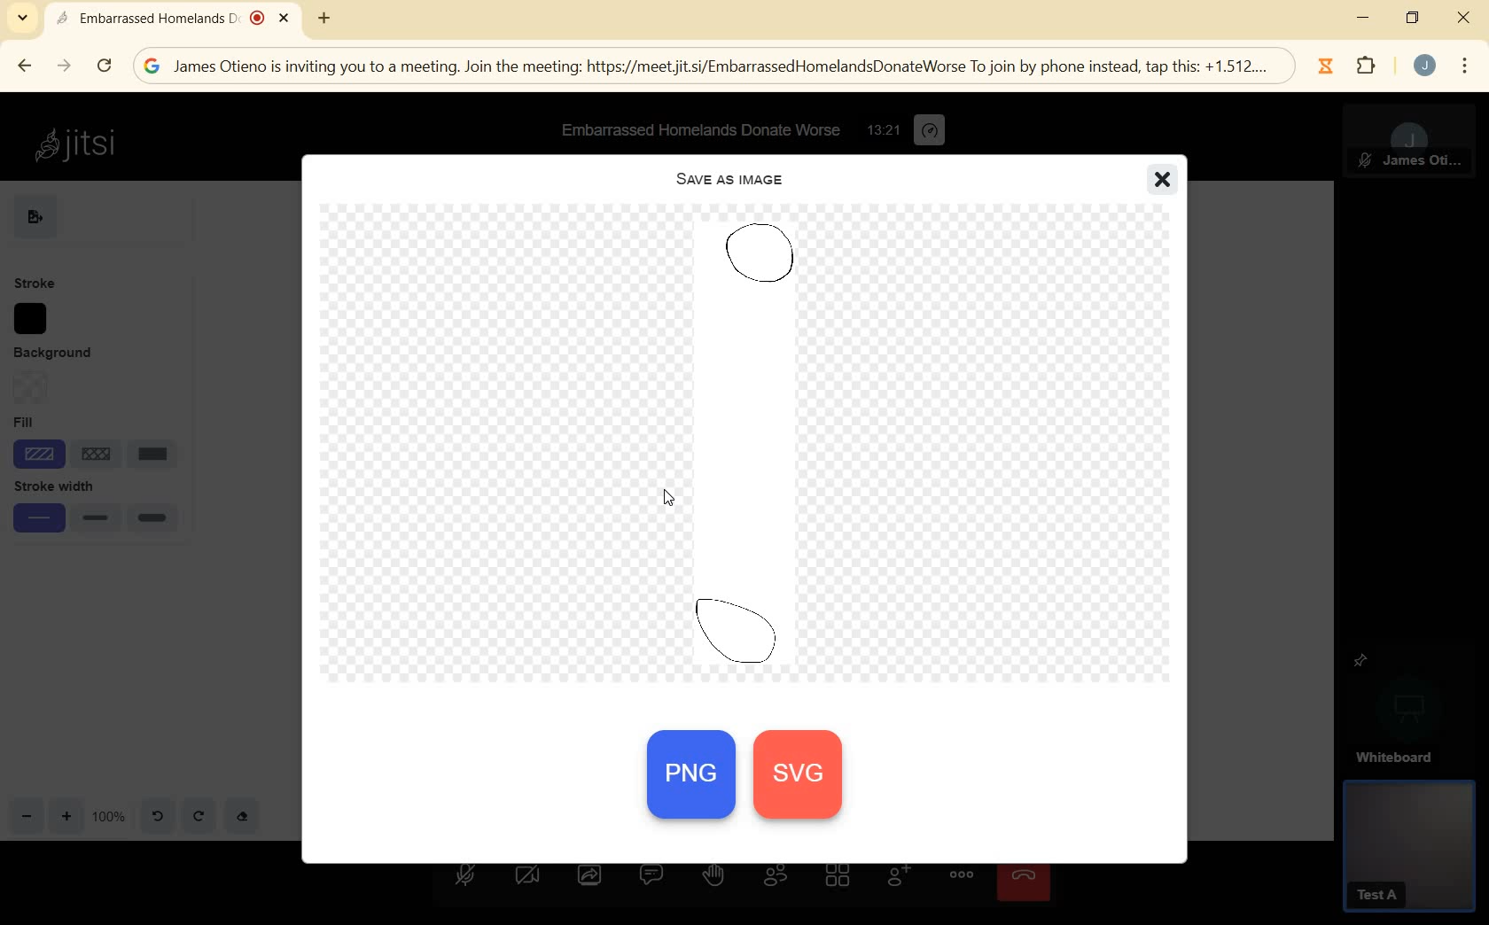 This screenshot has height=925, width=1489. Describe the element at coordinates (1408, 851) in the screenshot. I see `GUEST PANEL VIEW` at that location.